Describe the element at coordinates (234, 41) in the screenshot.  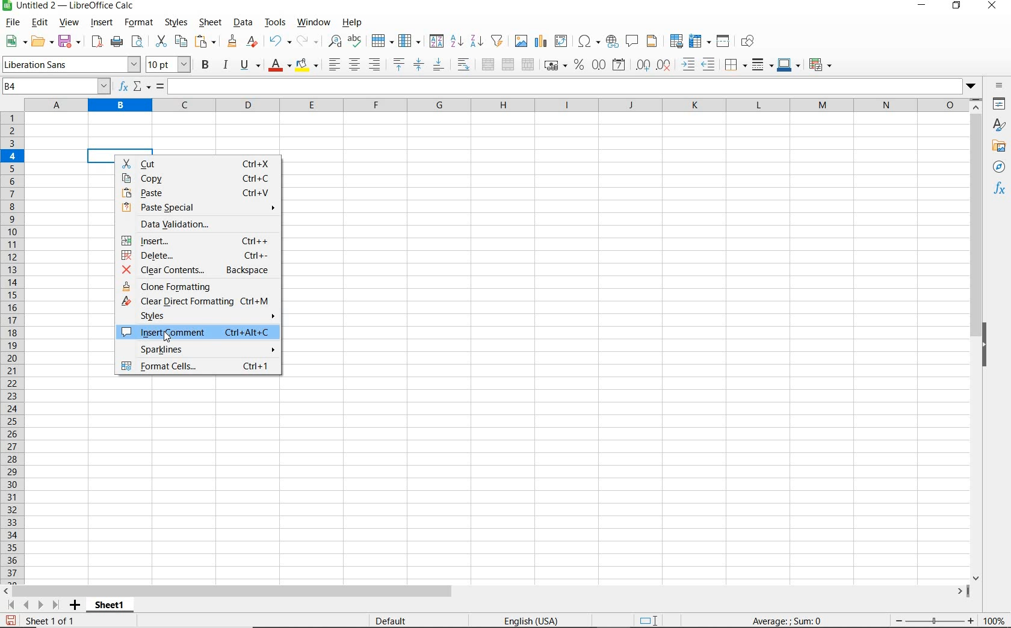
I see `clone formatting` at that location.